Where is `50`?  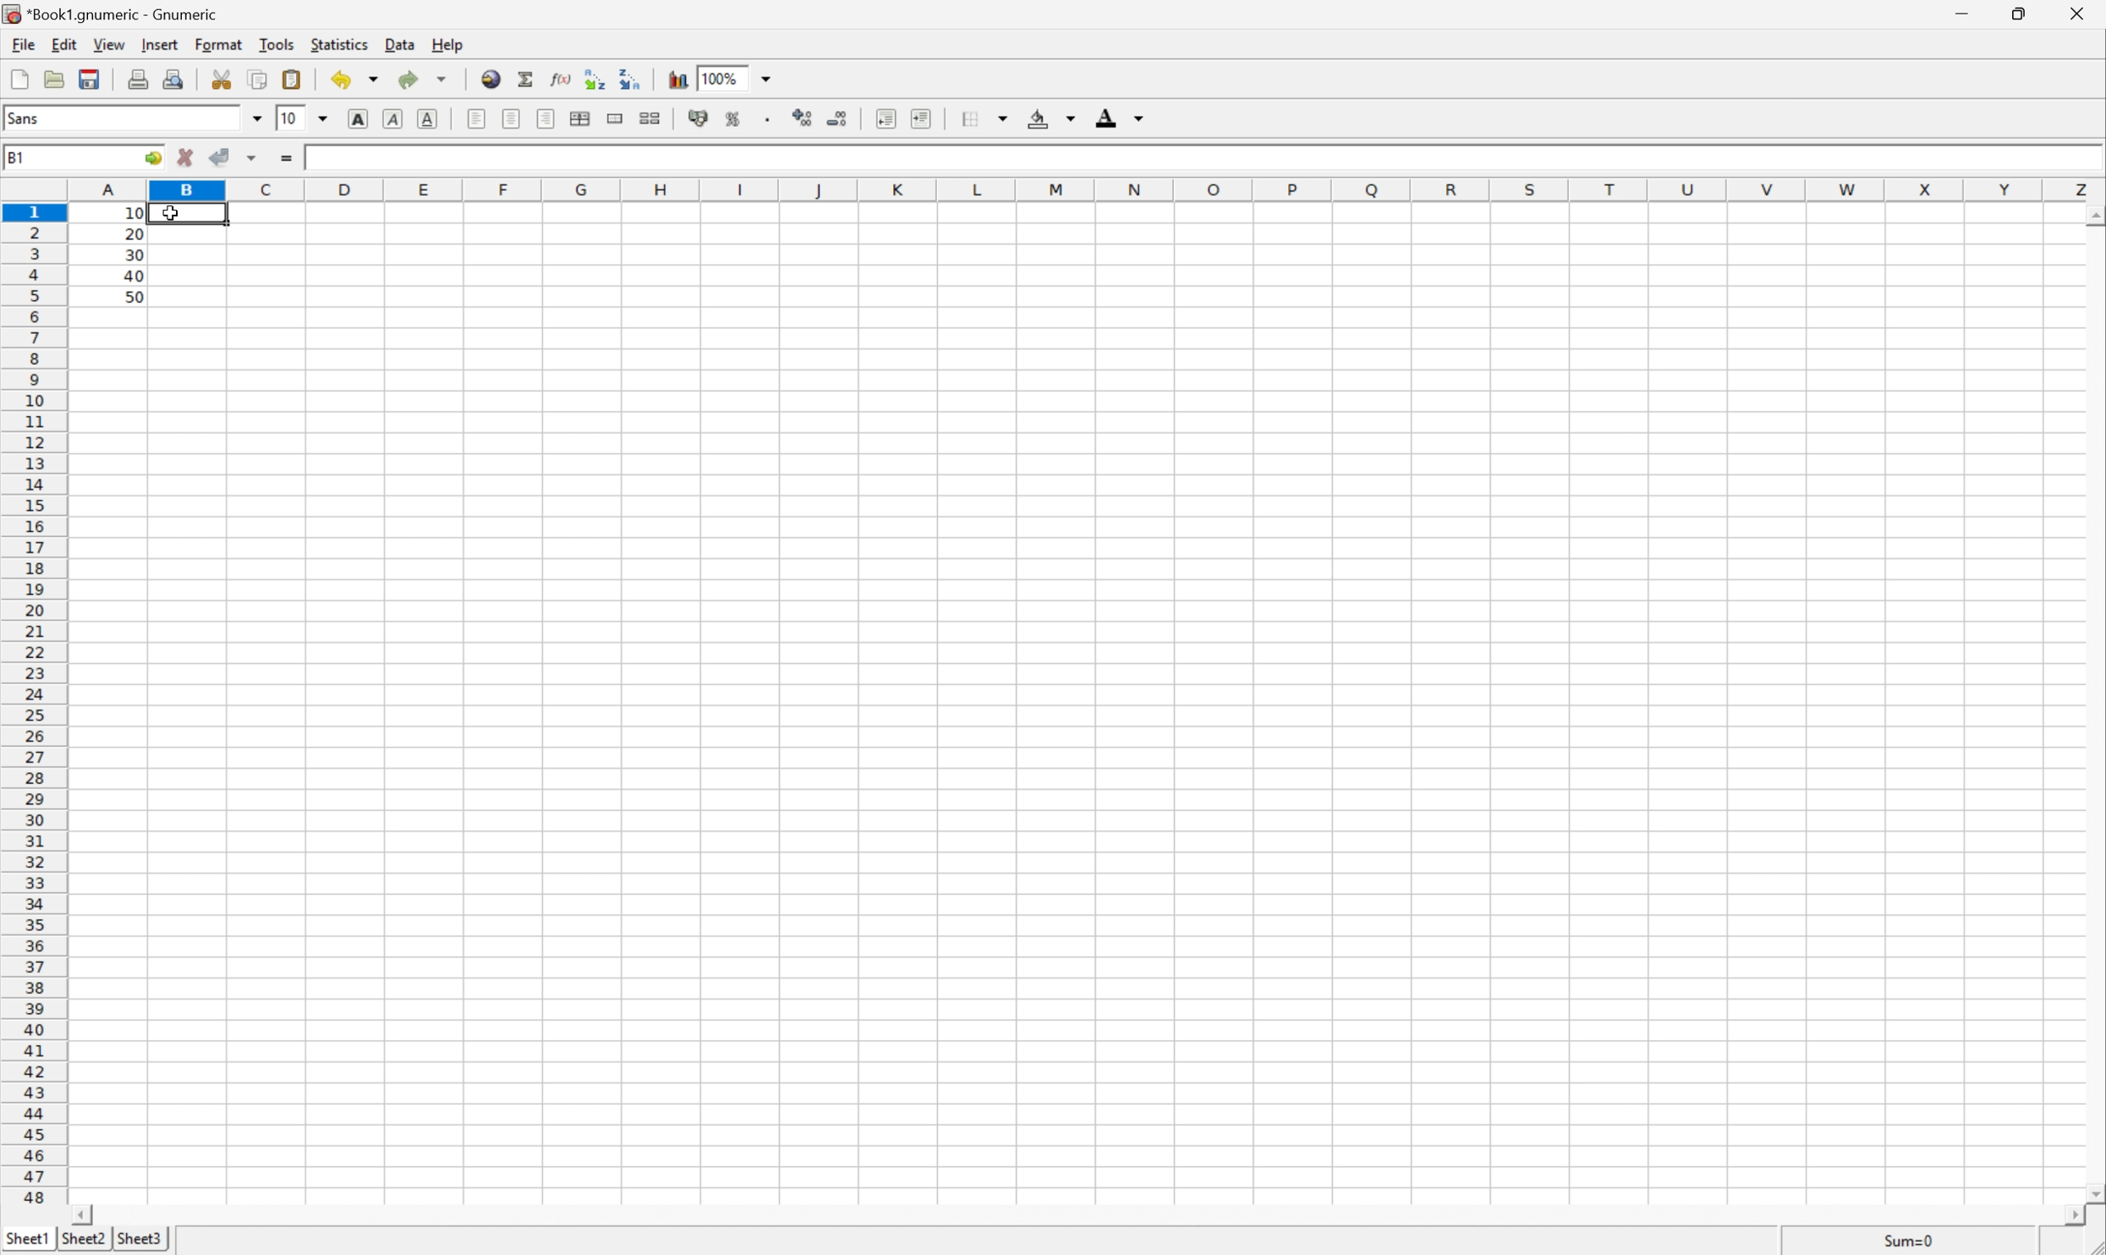 50 is located at coordinates (134, 298).